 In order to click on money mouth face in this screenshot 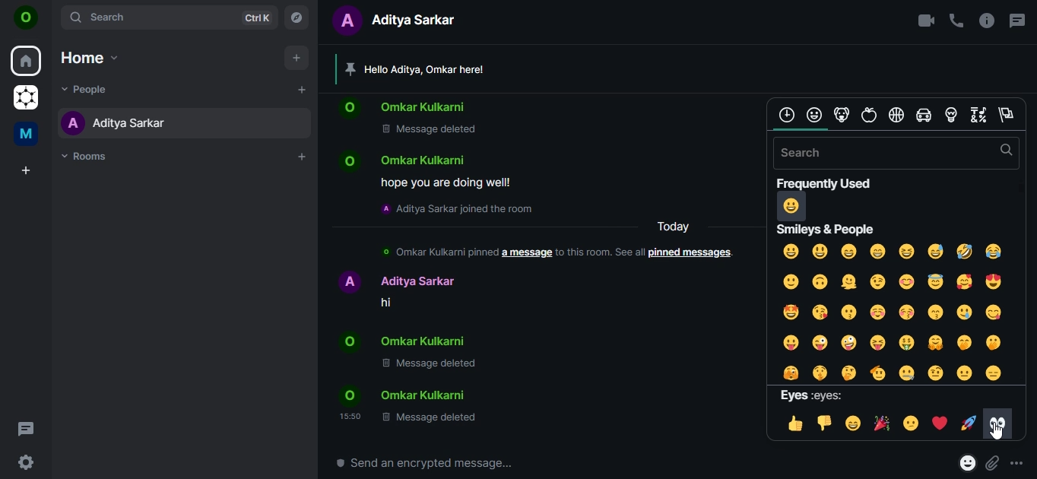, I will do `click(908, 342)`.